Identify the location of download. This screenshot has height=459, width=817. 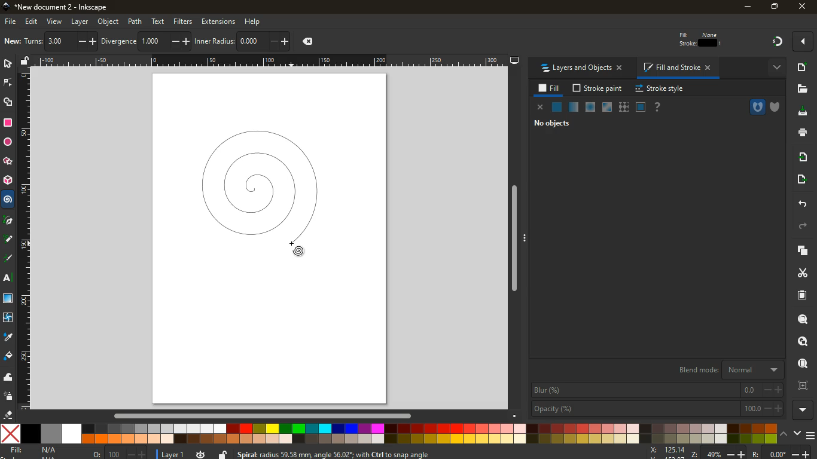
(804, 113).